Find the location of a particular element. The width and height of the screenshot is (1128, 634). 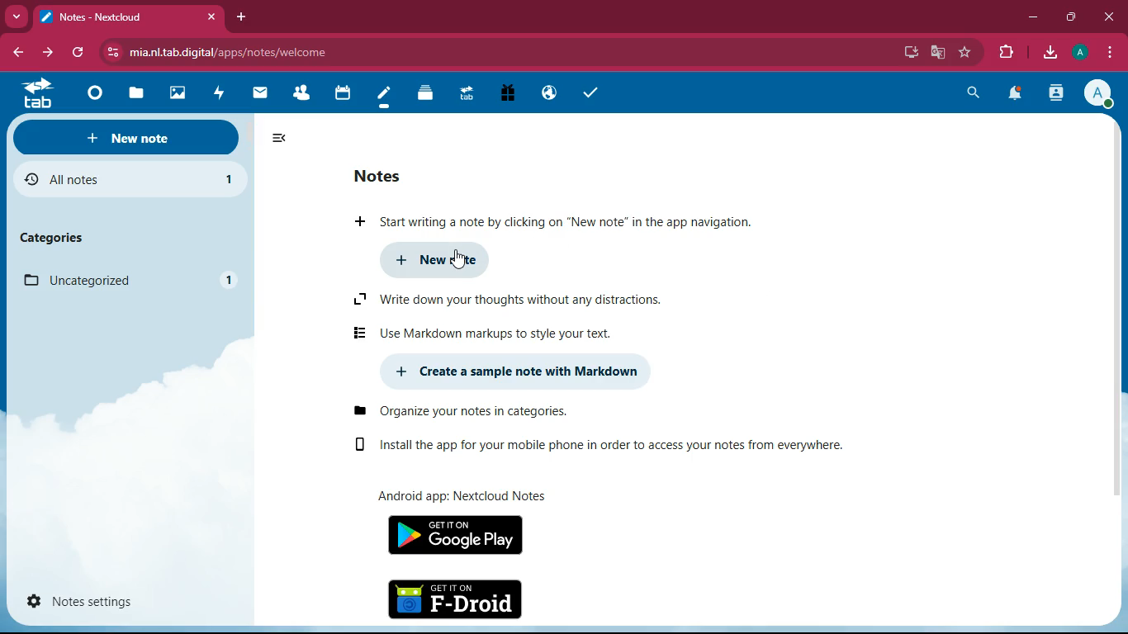

install is located at coordinates (605, 446).